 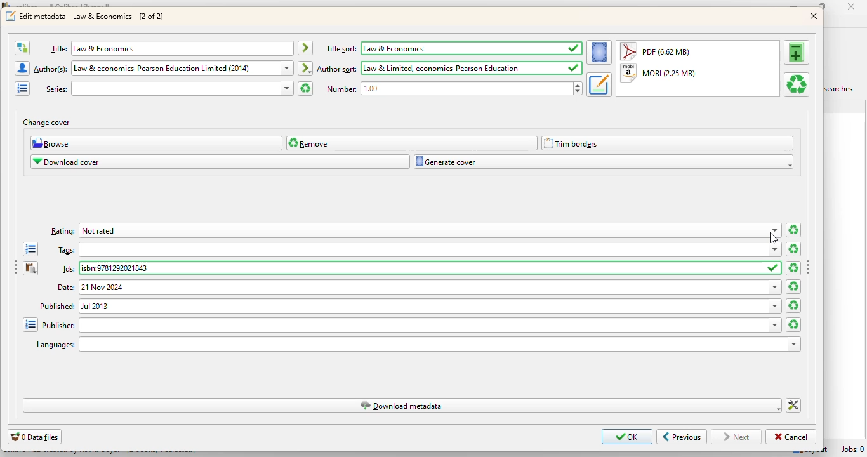 What do you see at coordinates (796, 84) in the screenshot?
I see `remove the selected format from this book` at bounding box center [796, 84].